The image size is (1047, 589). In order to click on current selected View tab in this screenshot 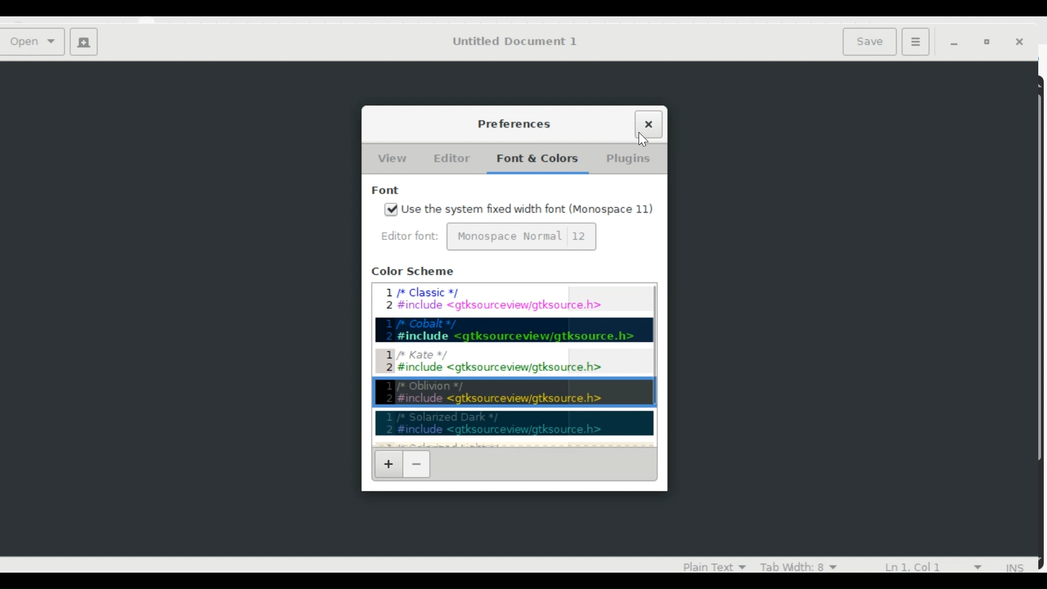, I will do `click(392, 158)`.